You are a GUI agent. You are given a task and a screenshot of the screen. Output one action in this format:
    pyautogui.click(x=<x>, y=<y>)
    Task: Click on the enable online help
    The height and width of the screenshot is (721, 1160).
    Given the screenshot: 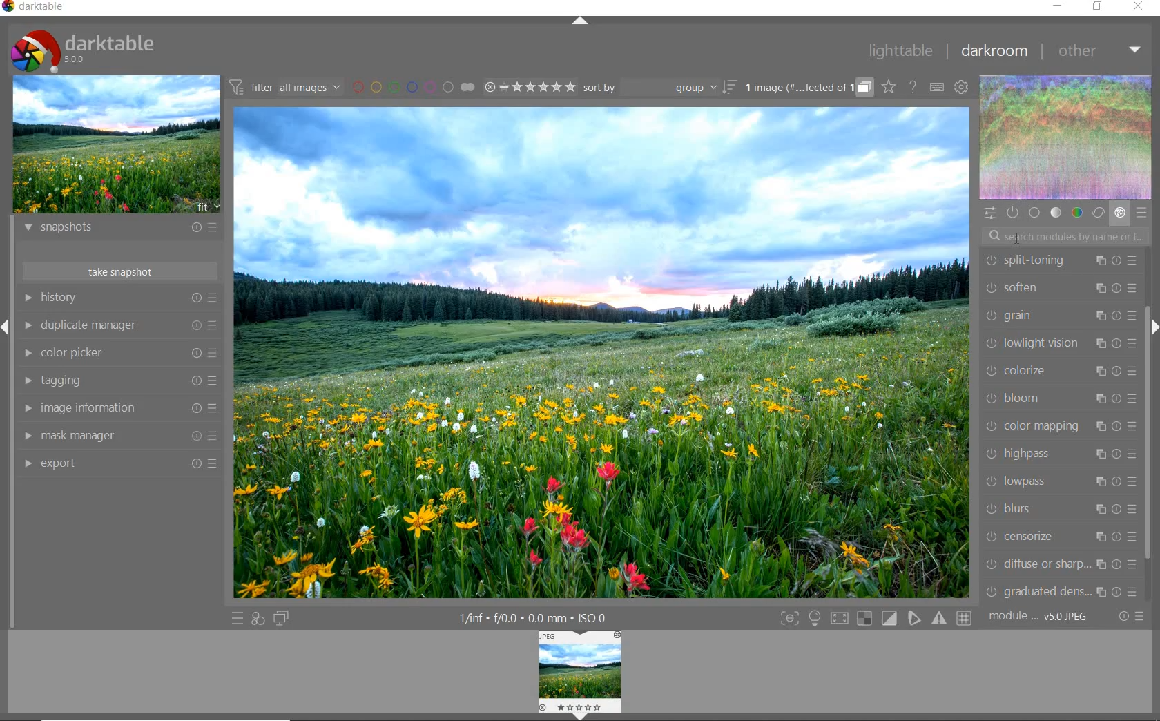 What is the action you would take?
    pyautogui.click(x=913, y=88)
    